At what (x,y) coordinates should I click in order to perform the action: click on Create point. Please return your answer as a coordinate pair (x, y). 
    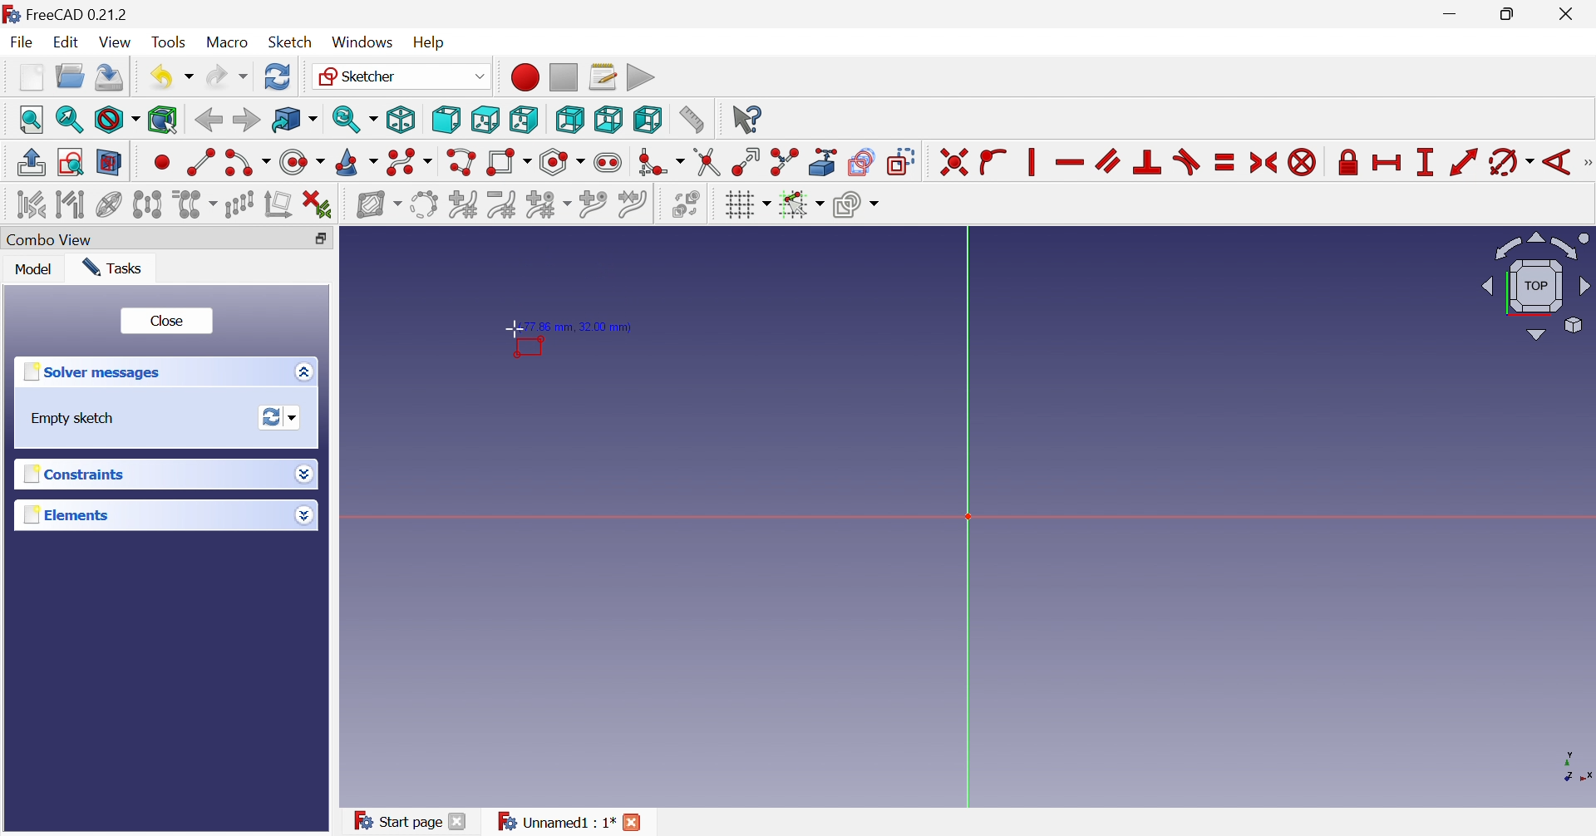
    Looking at the image, I should click on (162, 161).